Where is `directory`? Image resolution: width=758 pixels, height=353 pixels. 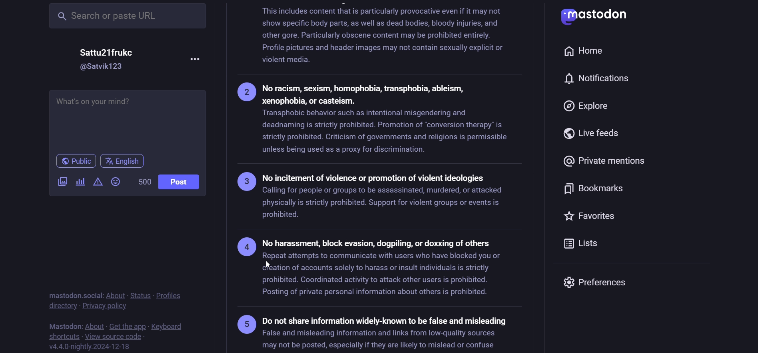
directory is located at coordinates (61, 306).